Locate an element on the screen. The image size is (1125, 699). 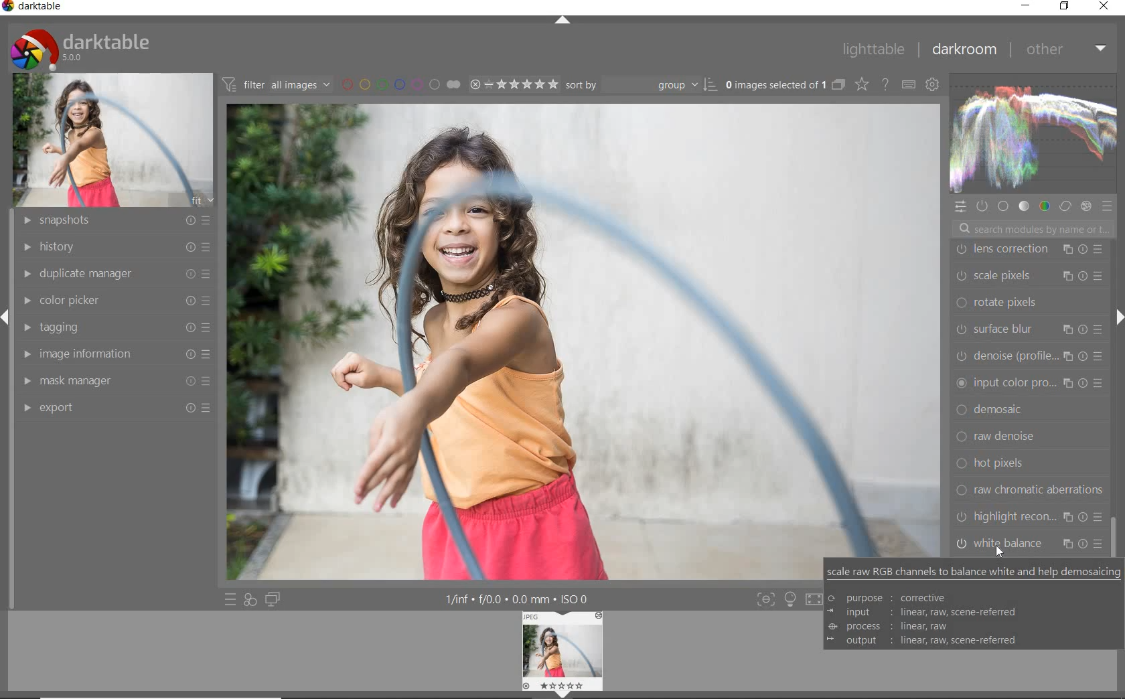
export is located at coordinates (116, 408).